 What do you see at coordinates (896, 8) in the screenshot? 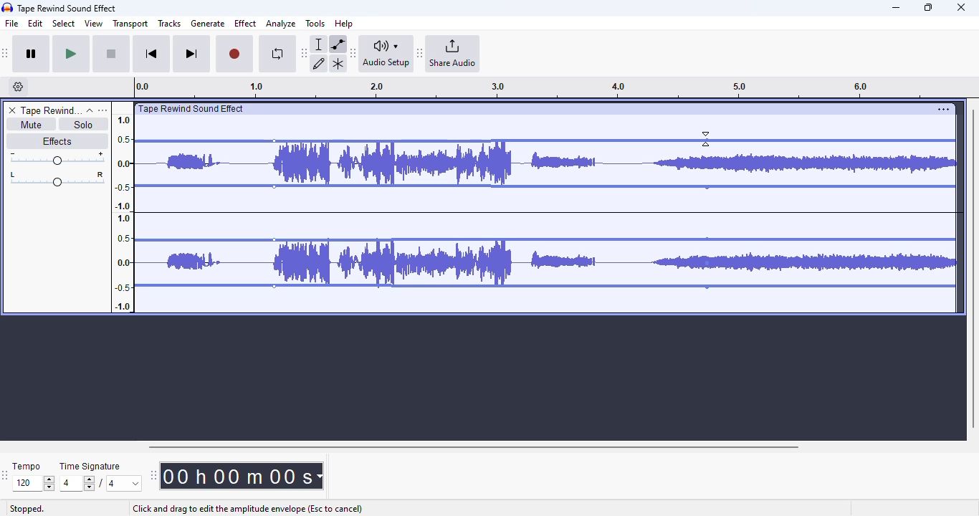
I see `minimize` at bounding box center [896, 8].